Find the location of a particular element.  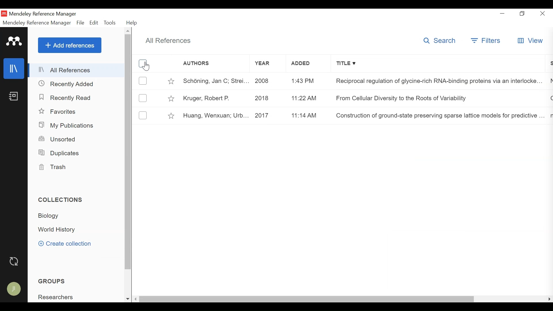

2018 is located at coordinates (266, 98).